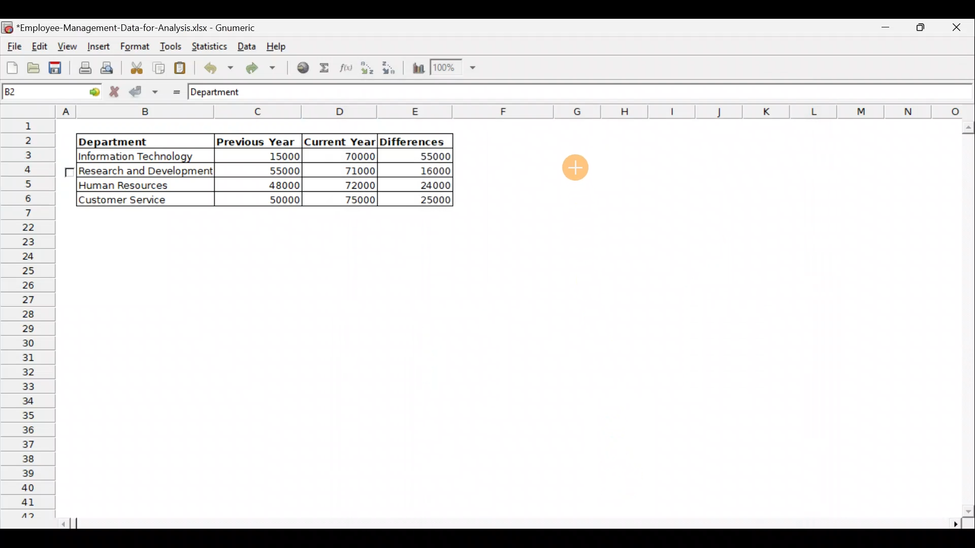 Image resolution: width=975 pixels, height=548 pixels. I want to click on Columns, so click(516, 111).